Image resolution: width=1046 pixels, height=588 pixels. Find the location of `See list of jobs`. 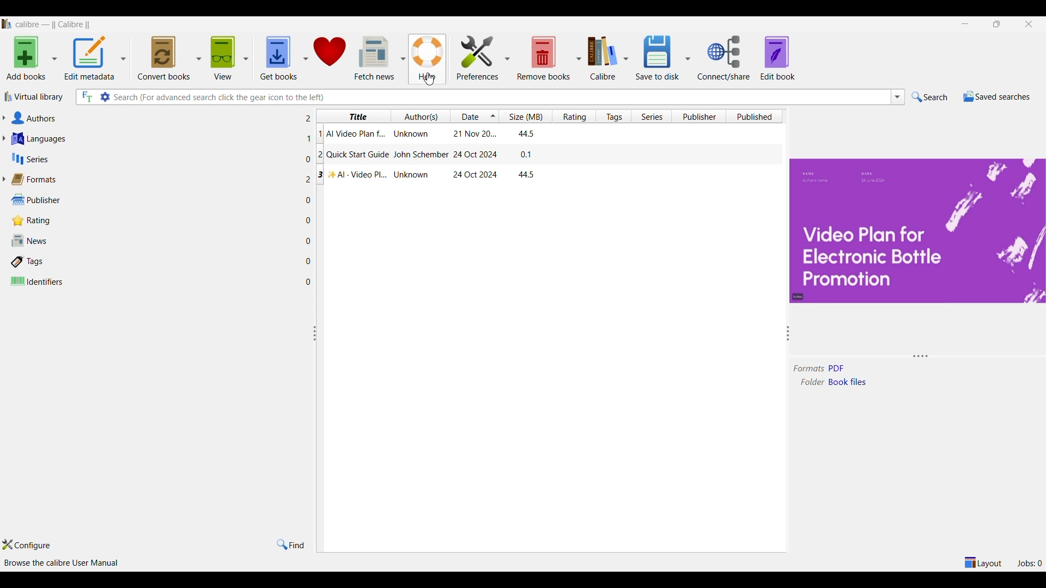

See list of jobs is located at coordinates (1030, 563).